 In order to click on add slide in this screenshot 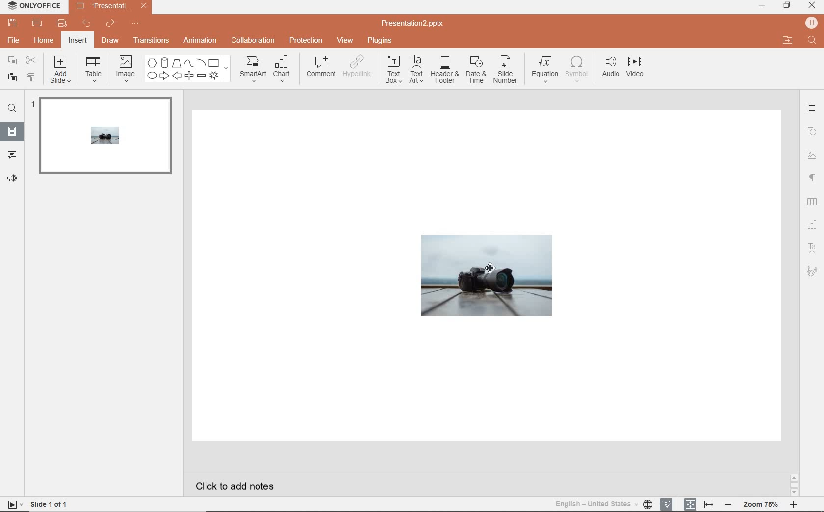, I will do `click(61, 70)`.